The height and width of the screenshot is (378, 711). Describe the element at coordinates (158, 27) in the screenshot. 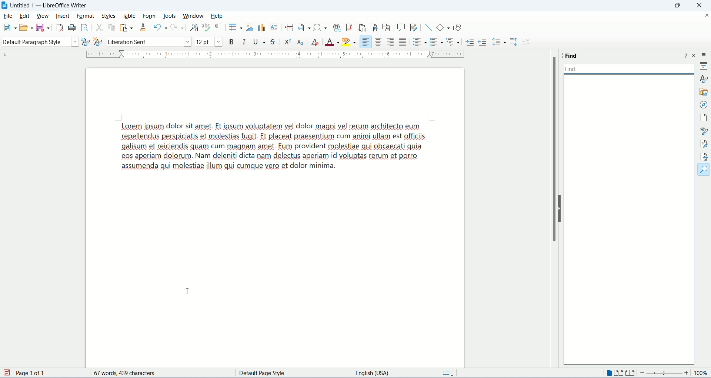

I see `undo` at that location.